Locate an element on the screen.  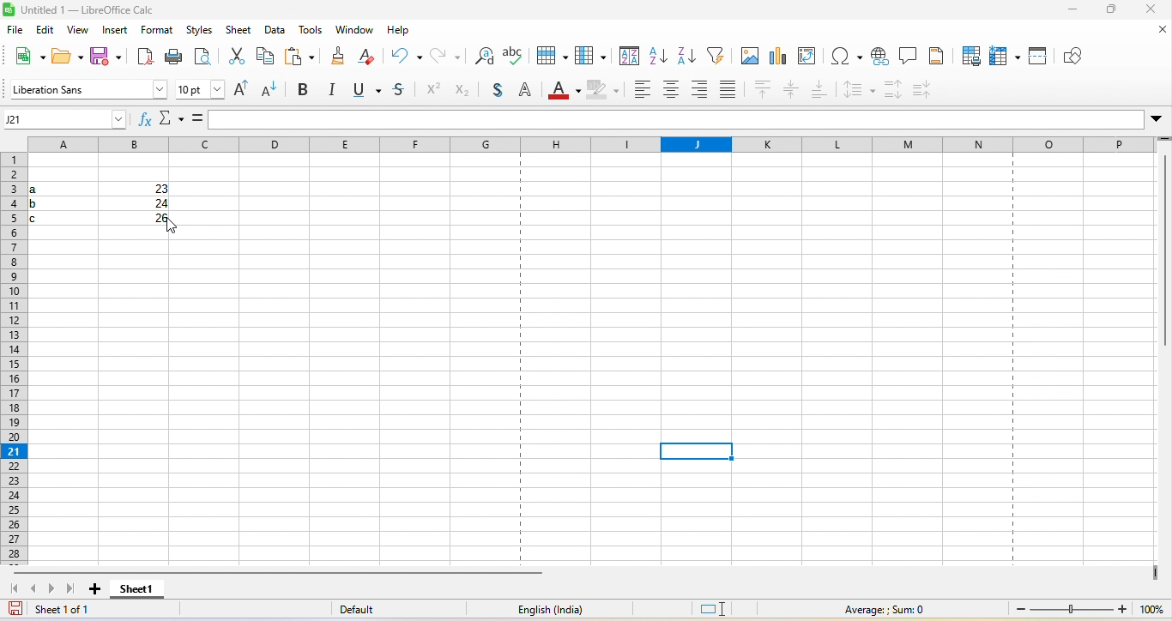
26 is located at coordinates (149, 219).